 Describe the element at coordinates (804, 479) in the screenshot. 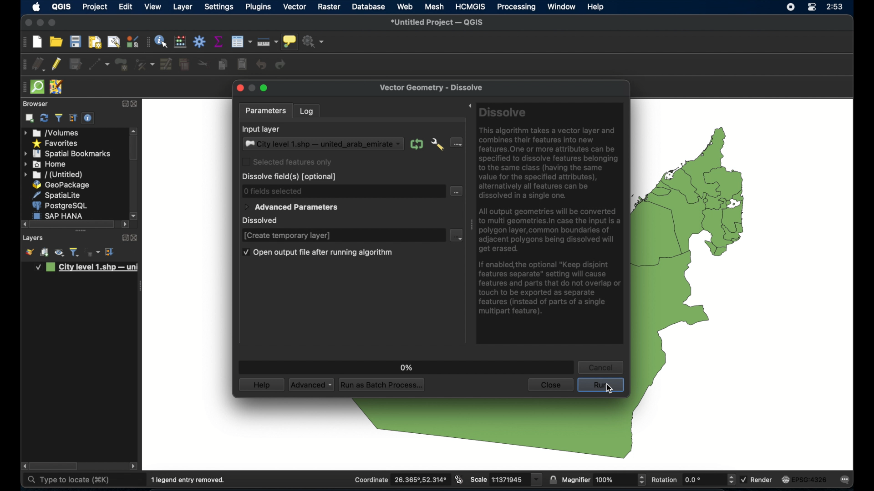

I see `current crs` at that location.